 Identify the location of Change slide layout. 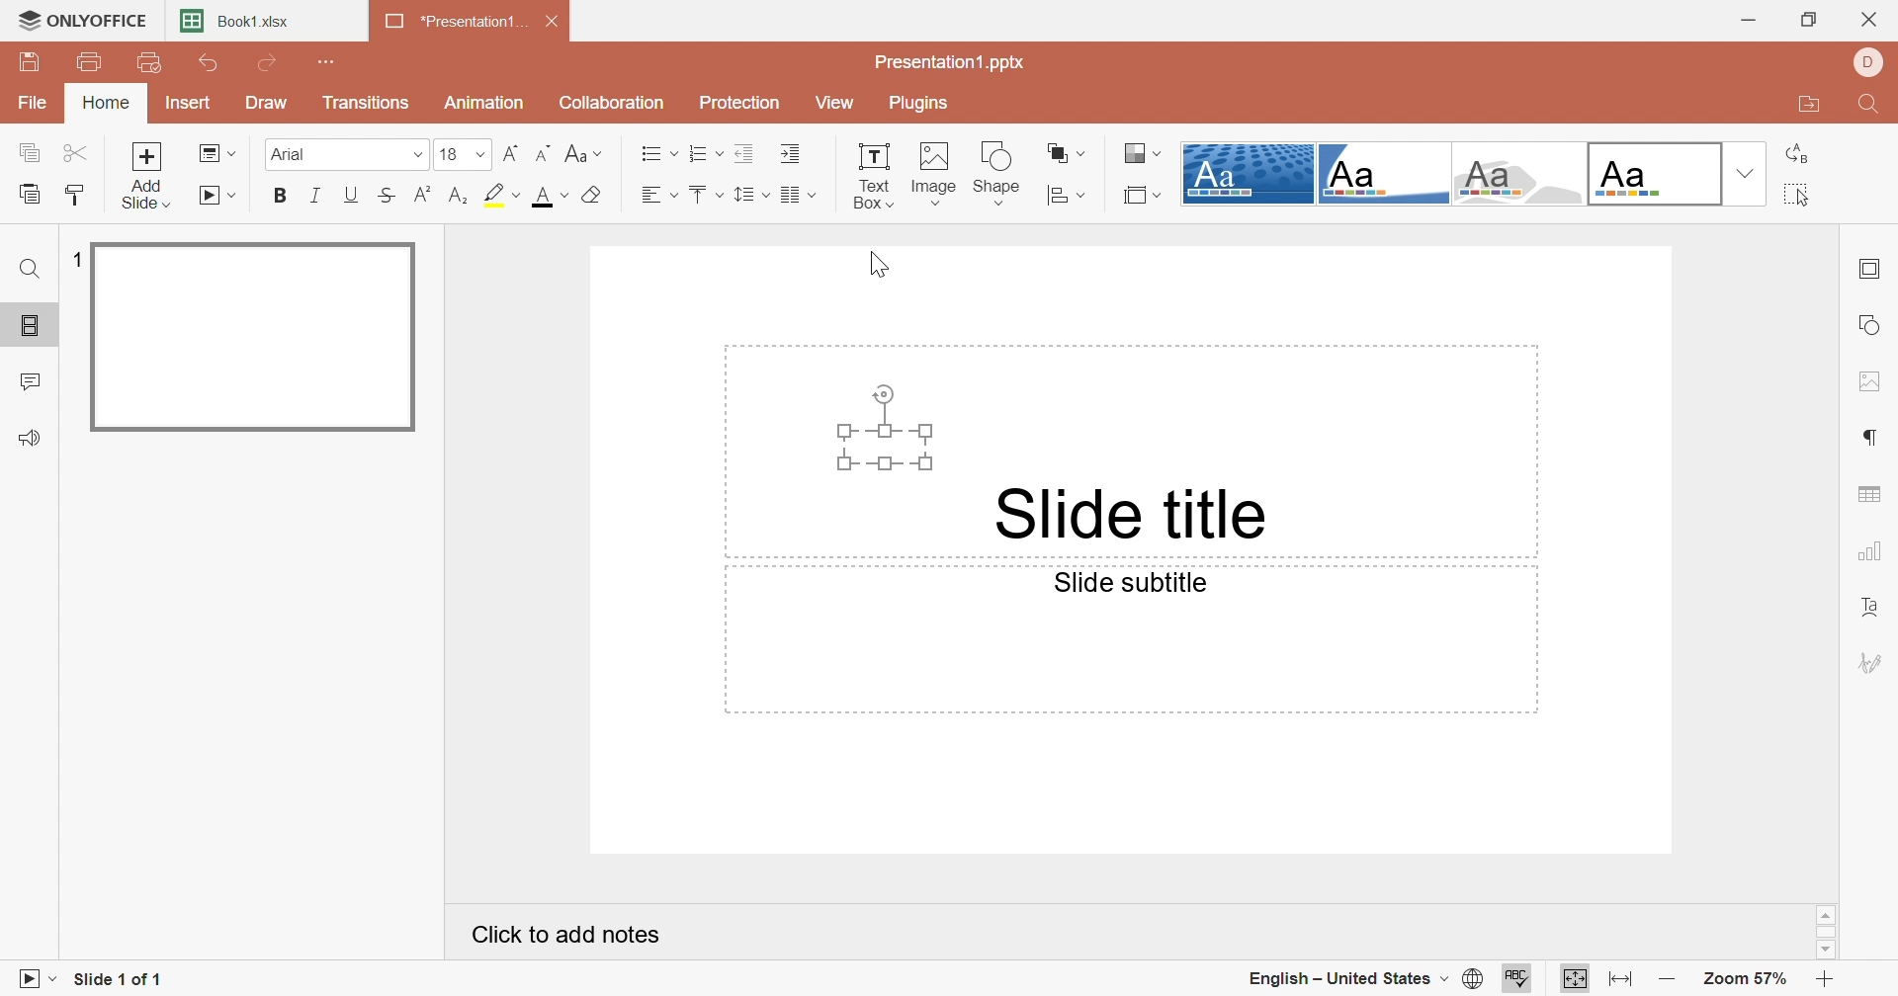
(216, 154).